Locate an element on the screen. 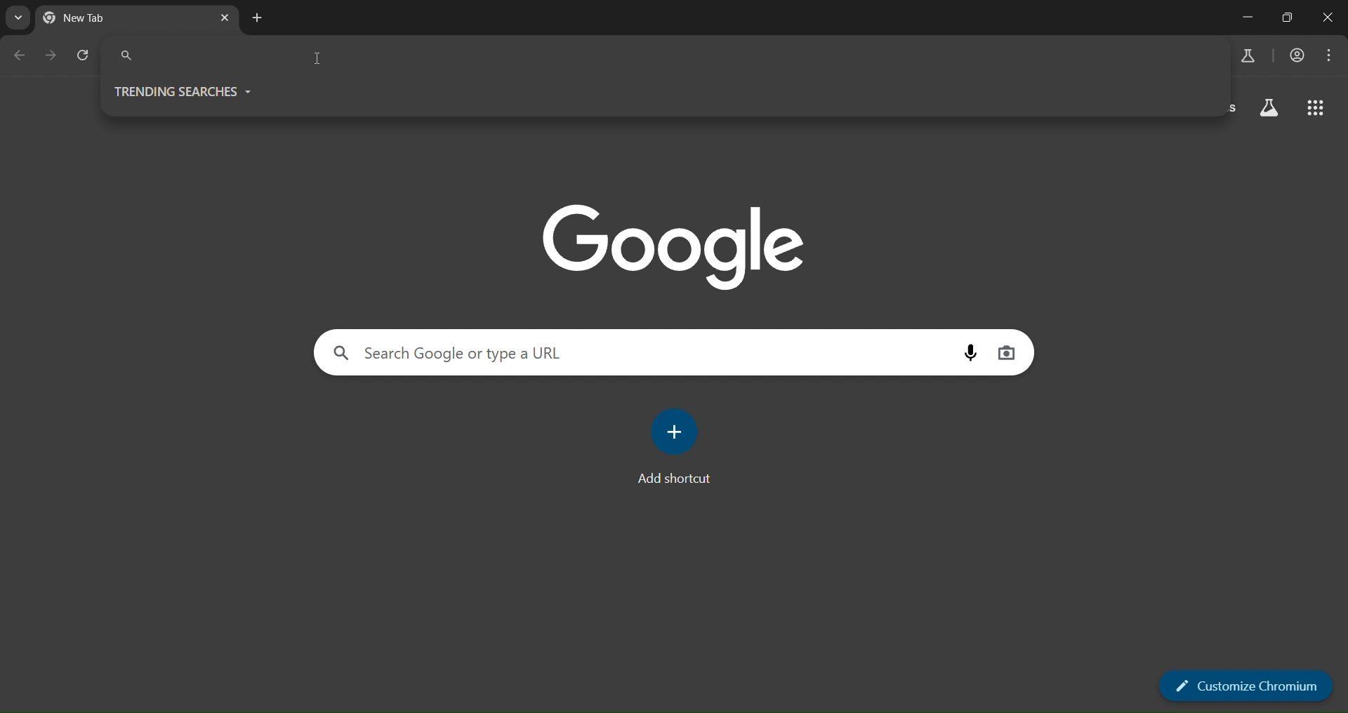 This screenshot has height=713, width=1348. Minimize is located at coordinates (1245, 18).